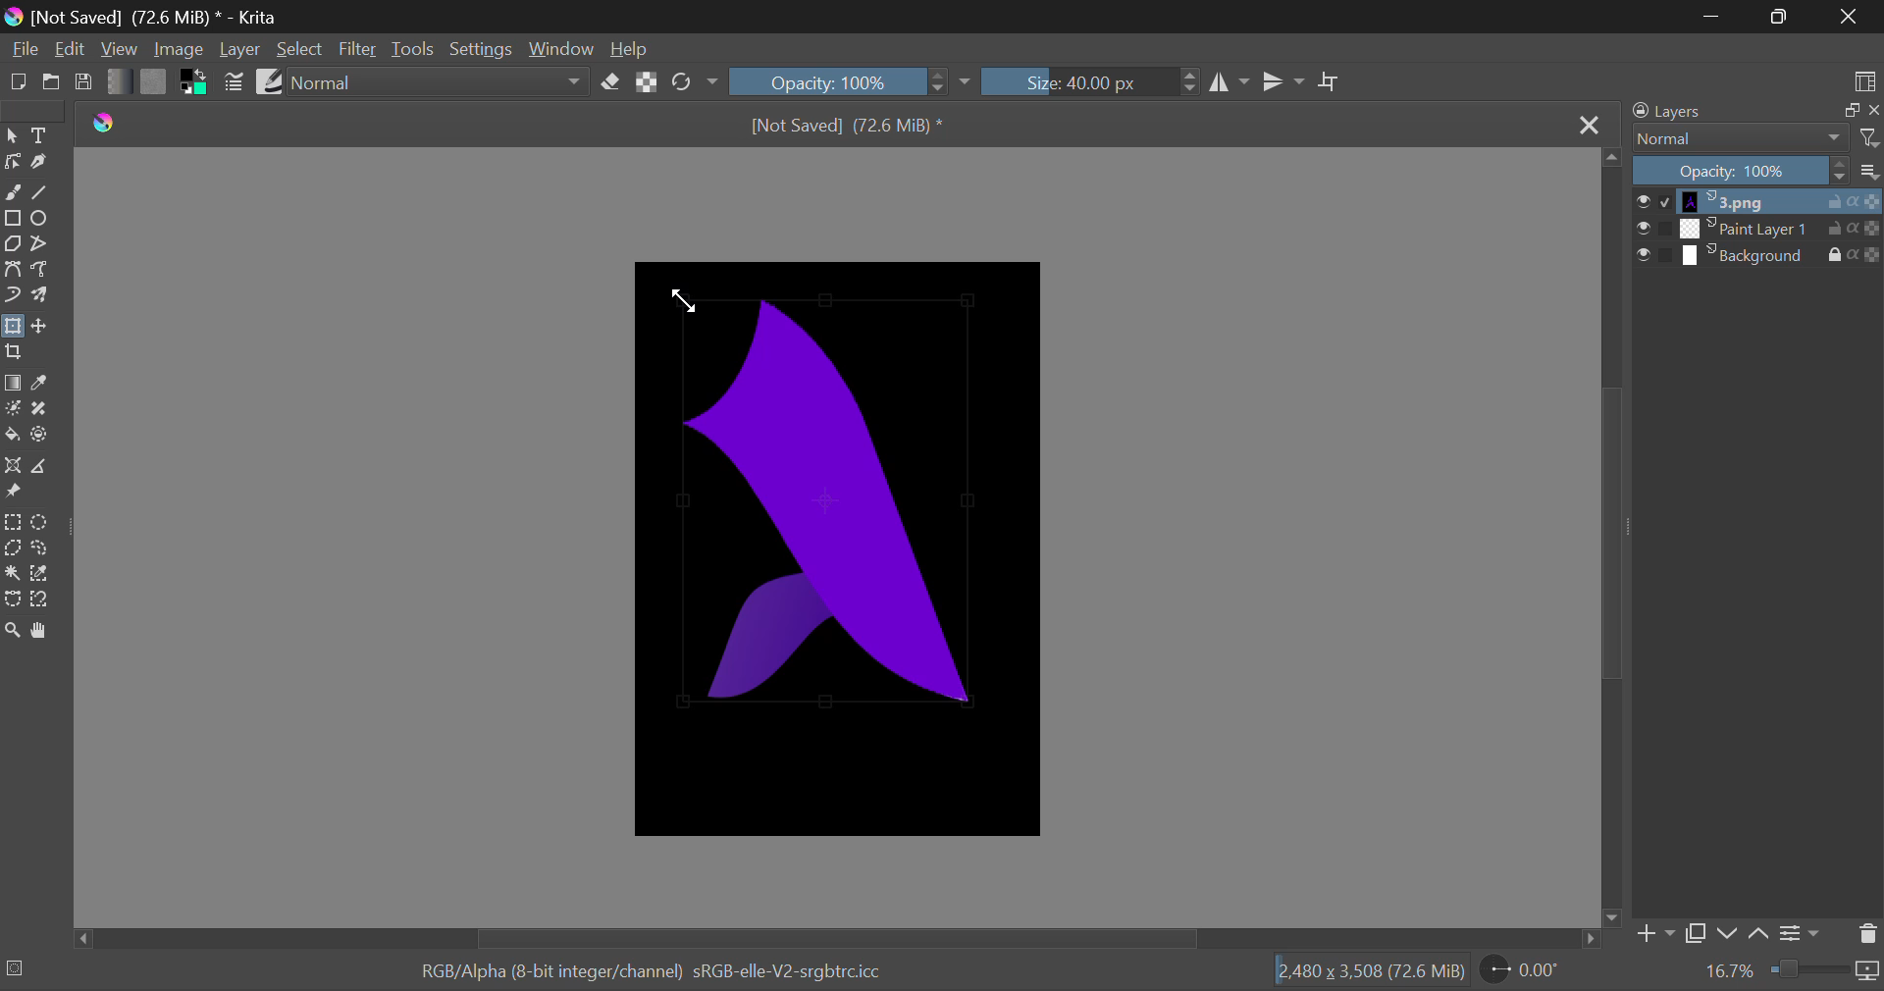 The width and height of the screenshot is (1884, 991). Describe the element at coordinates (13, 573) in the screenshot. I see `Cursor on Continuous Selection` at that location.